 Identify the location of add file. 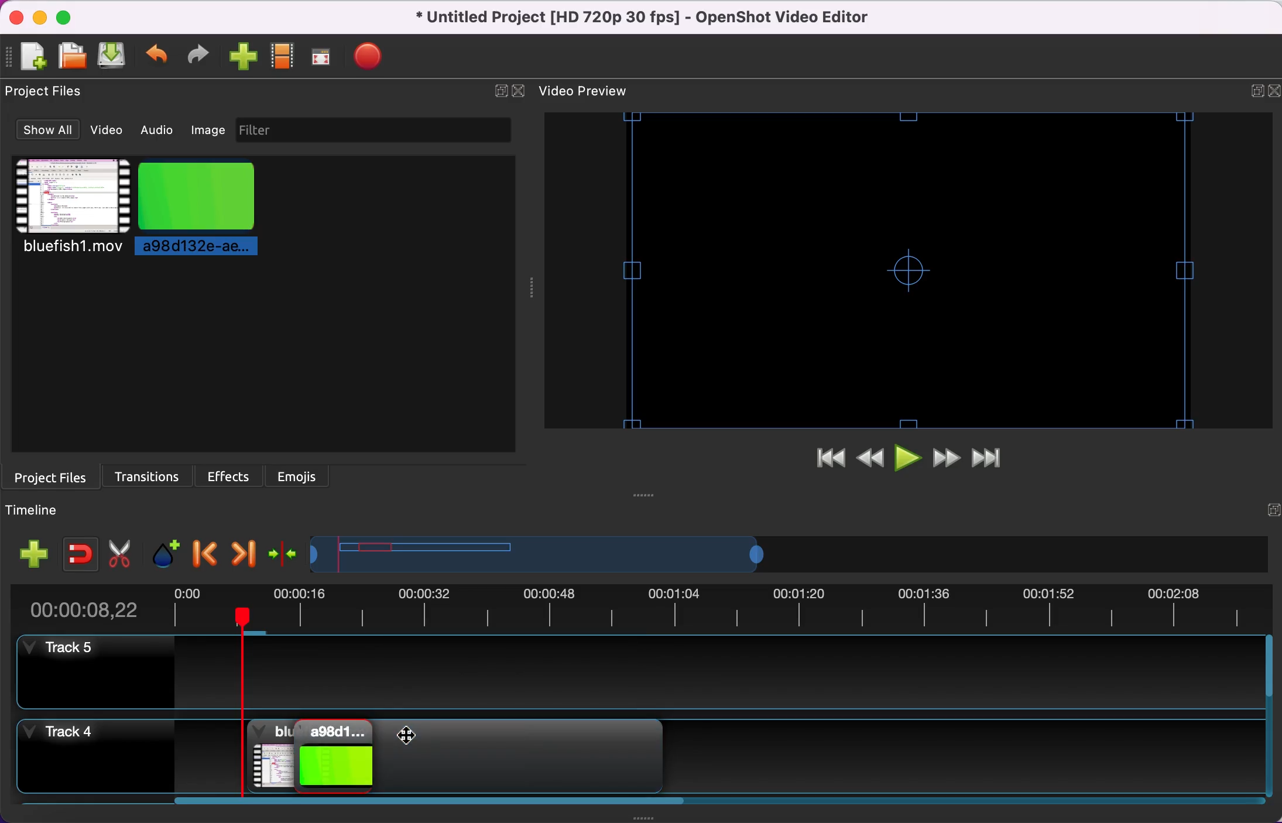
(28, 56).